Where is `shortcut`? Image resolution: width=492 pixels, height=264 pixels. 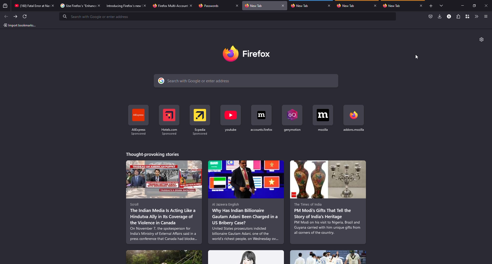 shortcut is located at coordinates (262, 118).